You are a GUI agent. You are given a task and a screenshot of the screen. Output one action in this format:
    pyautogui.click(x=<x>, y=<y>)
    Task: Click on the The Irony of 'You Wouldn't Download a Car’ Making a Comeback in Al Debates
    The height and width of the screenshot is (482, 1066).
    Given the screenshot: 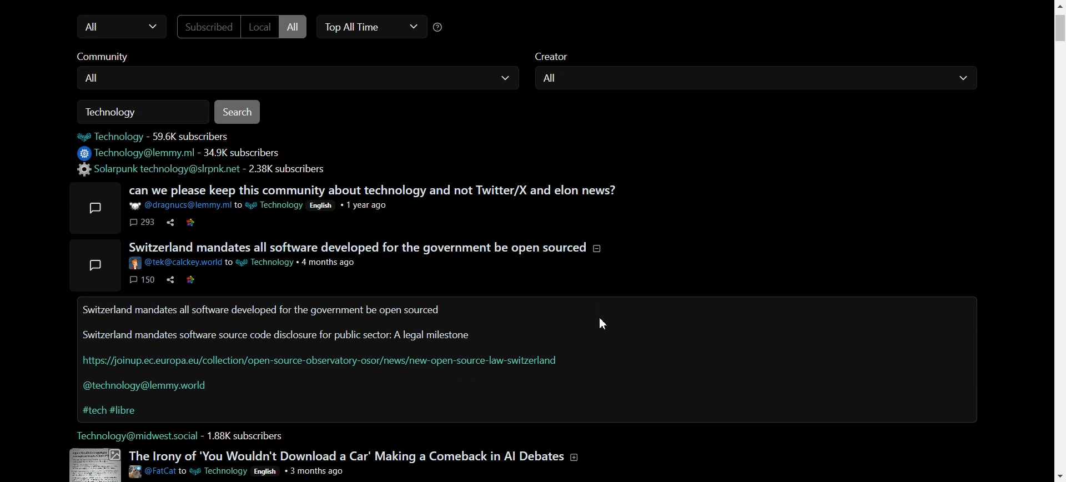 What is the action you would take?
    pyautogui.click(x=354, y=456)
    